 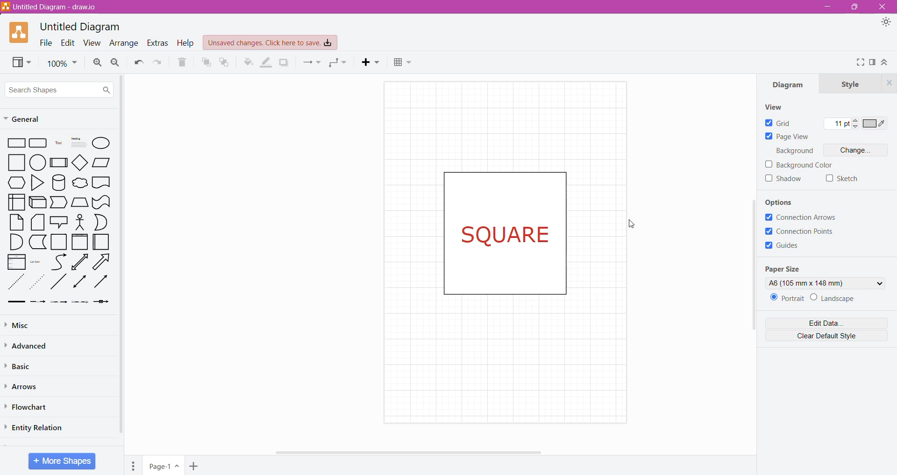 I want to click on Change, so click(x=858, y=149).